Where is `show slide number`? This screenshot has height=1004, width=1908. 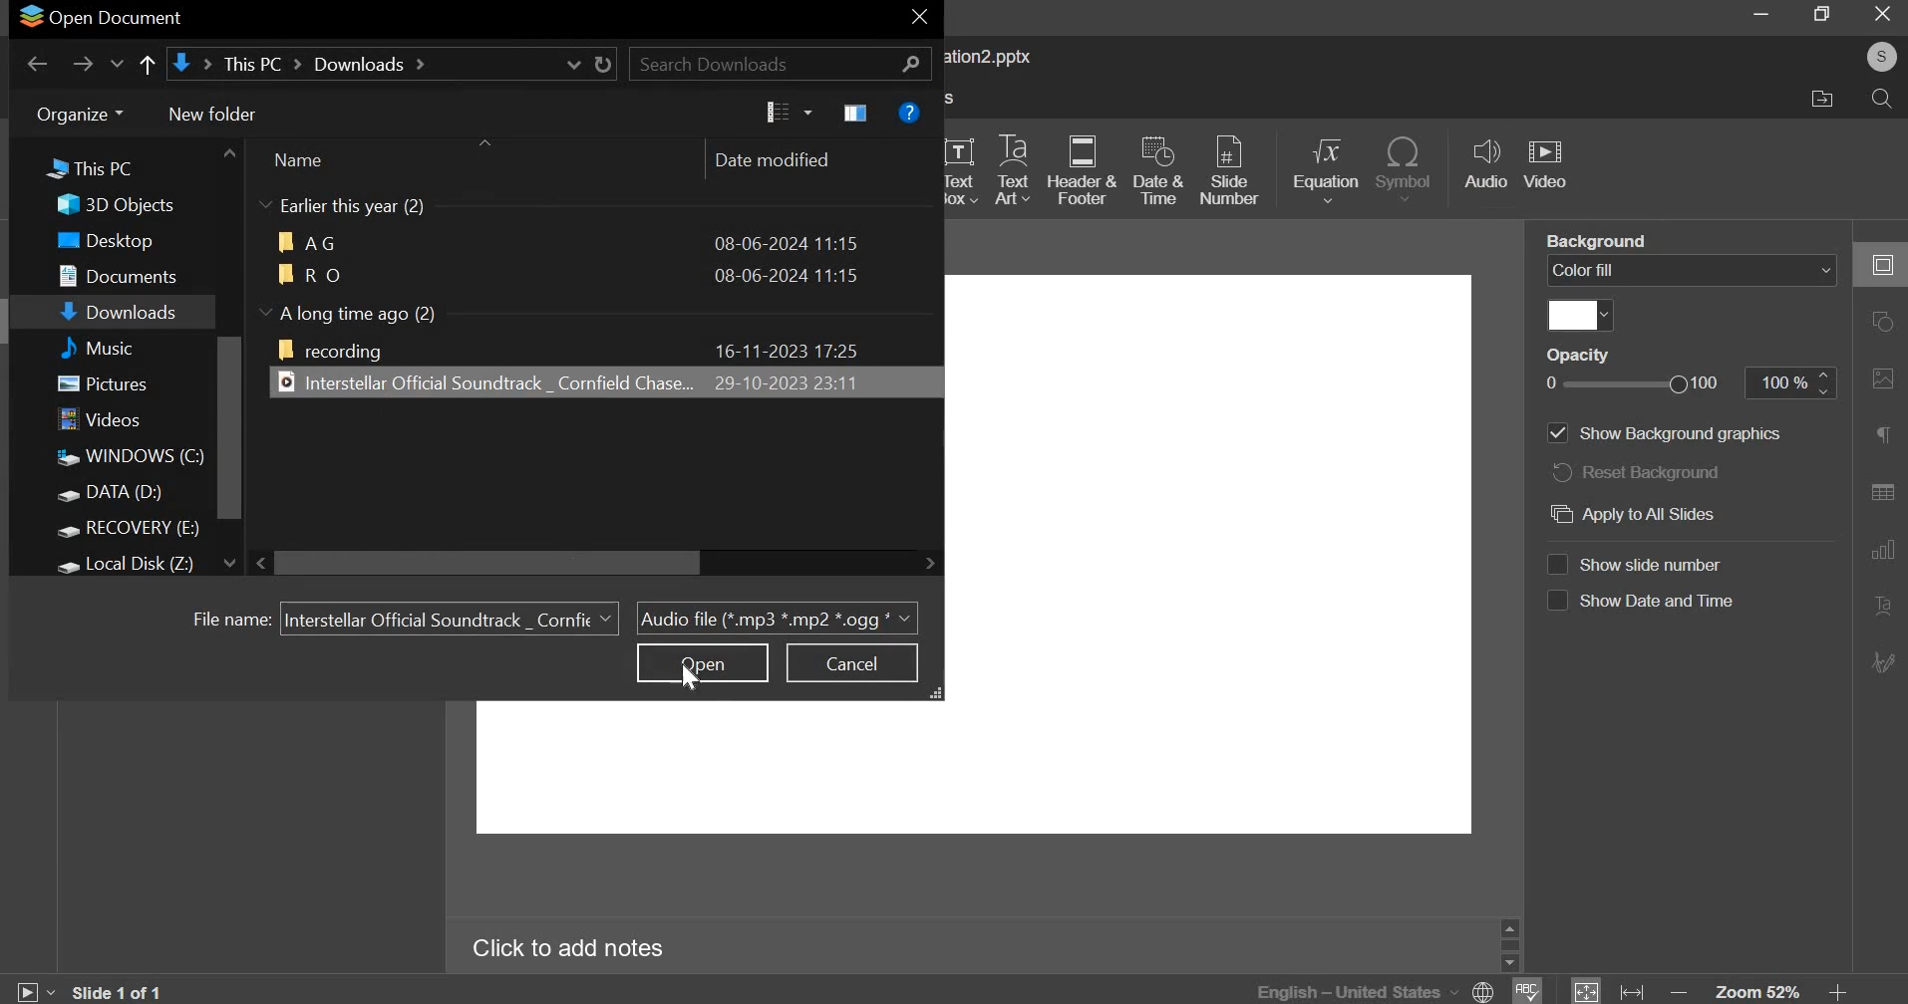
show slide number is located at coordinates (1645, 564).